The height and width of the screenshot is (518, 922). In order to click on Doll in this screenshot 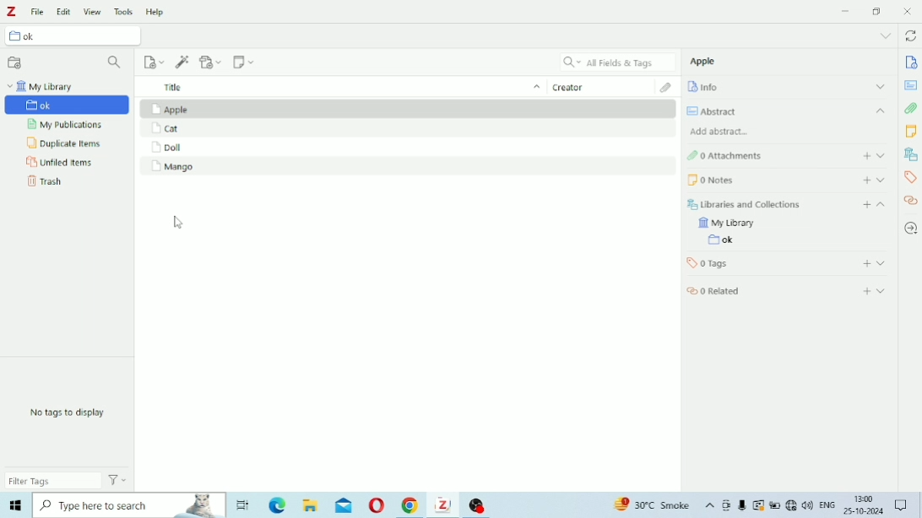, I will do `click(174, 148)`.